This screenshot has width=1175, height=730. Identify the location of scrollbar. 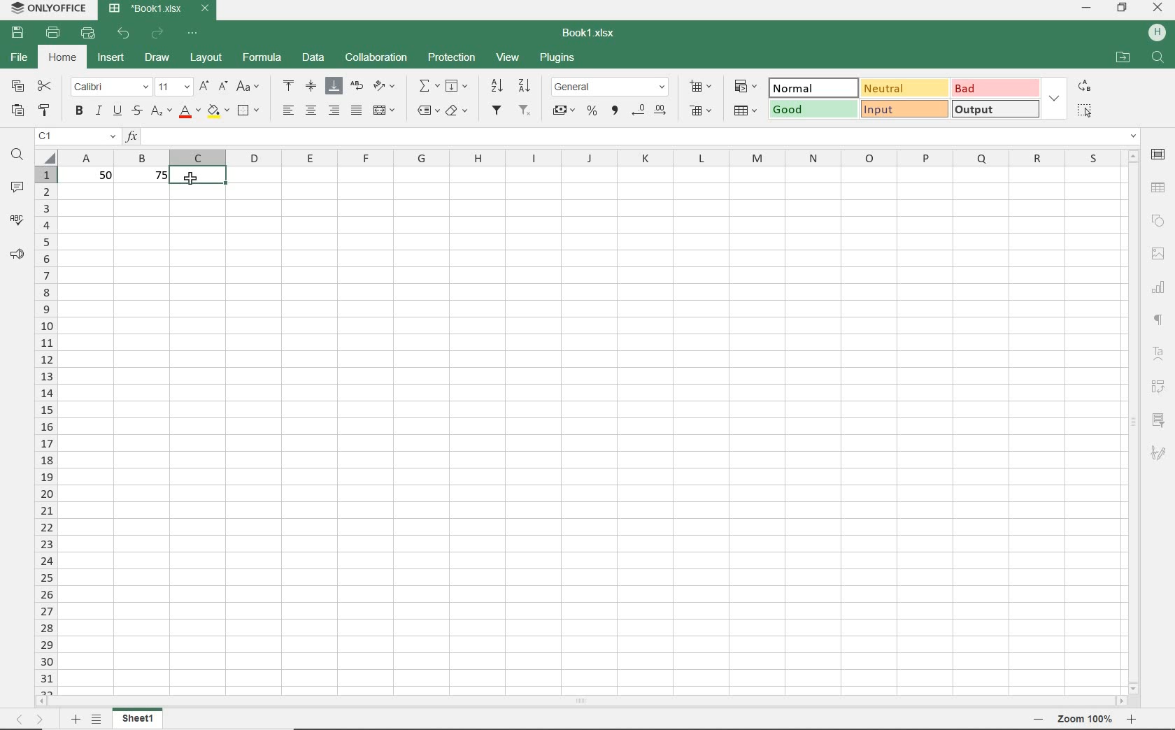
(1136, 421).